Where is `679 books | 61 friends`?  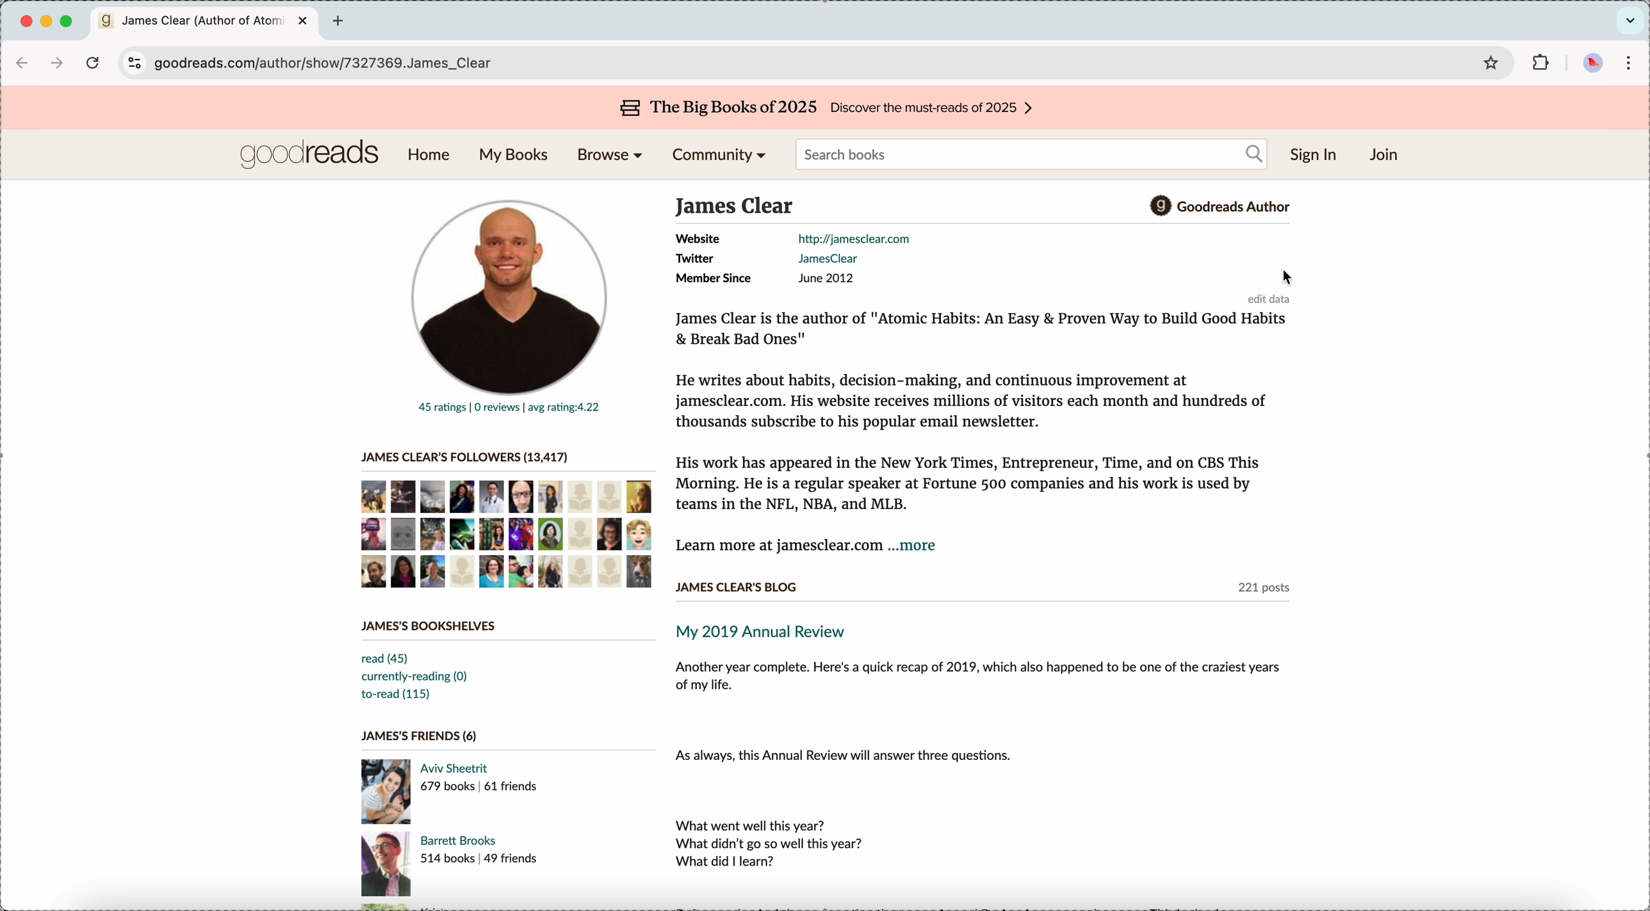
679 books | 61 friends is located at coordinates (480, 786).